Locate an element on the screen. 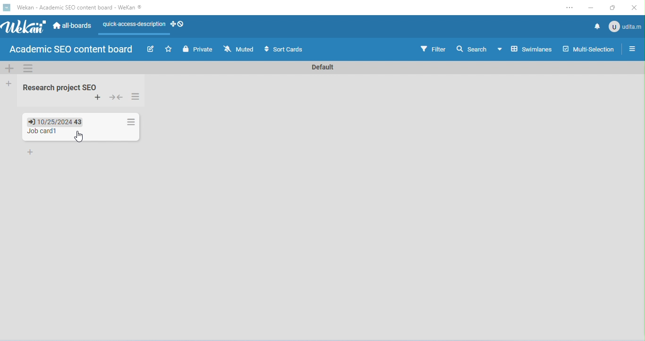  muted is located at coordinates (238, 49).